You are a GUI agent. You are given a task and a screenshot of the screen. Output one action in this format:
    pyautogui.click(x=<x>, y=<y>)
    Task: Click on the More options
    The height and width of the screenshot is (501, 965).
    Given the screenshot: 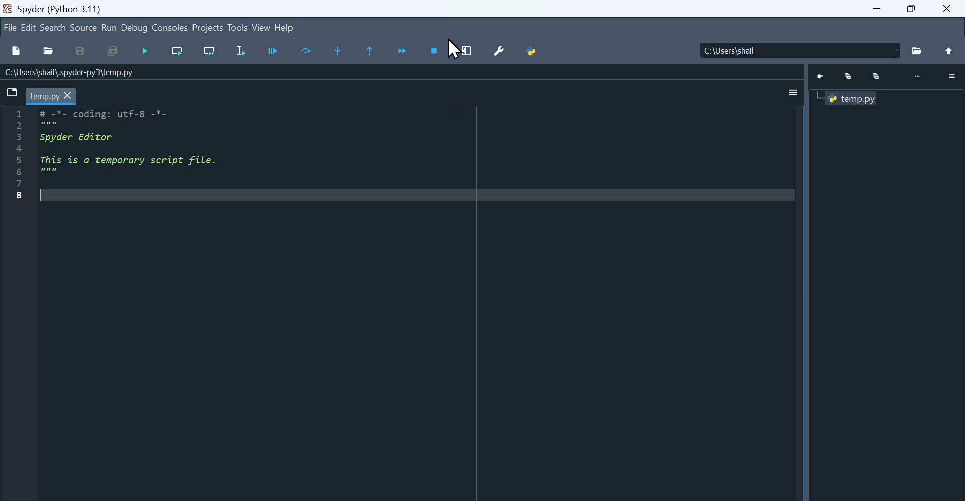 What is the action you would take?
    pyautogui.click(x=790, y=93)
    